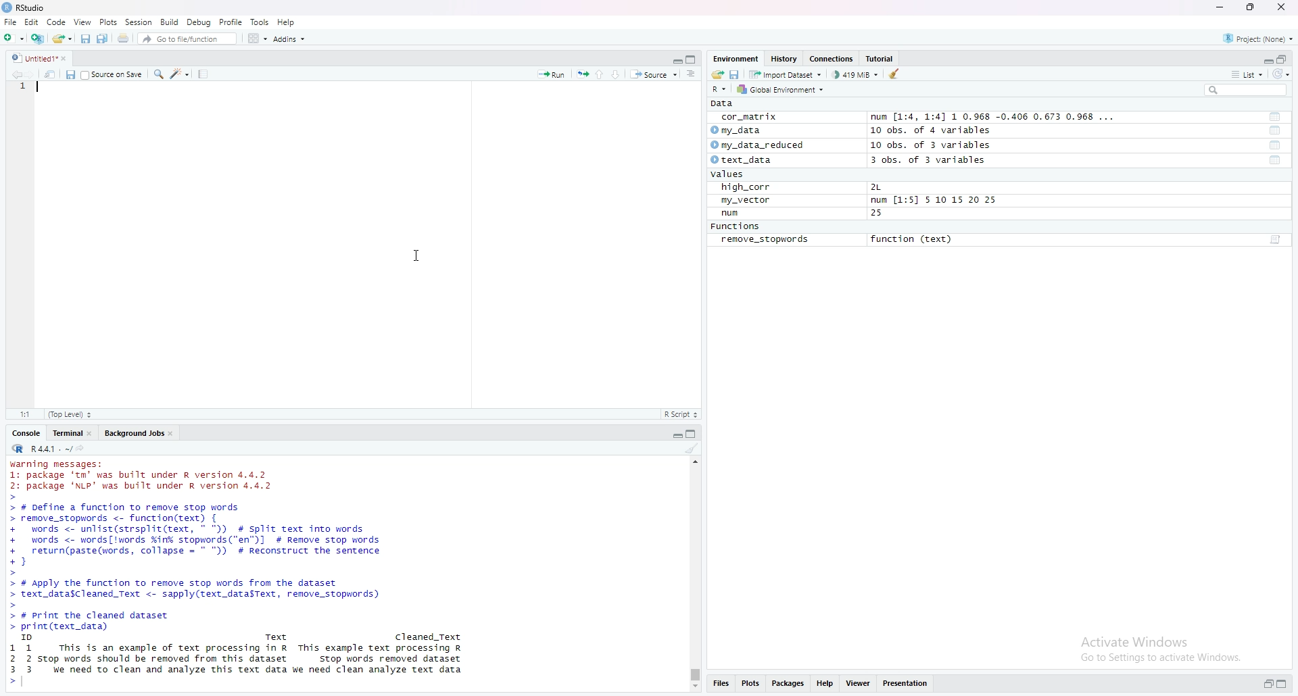 The height and width of the screenshot is (696, 1298). I want to click on Save, so click(734, 74).